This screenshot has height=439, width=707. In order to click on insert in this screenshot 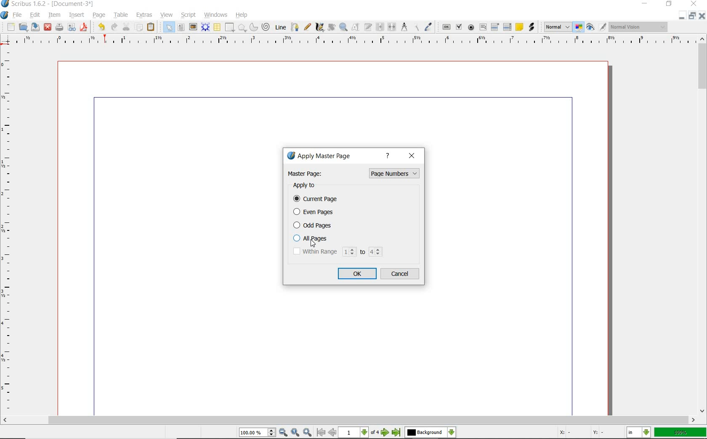, I will do `click(77, 15)`.